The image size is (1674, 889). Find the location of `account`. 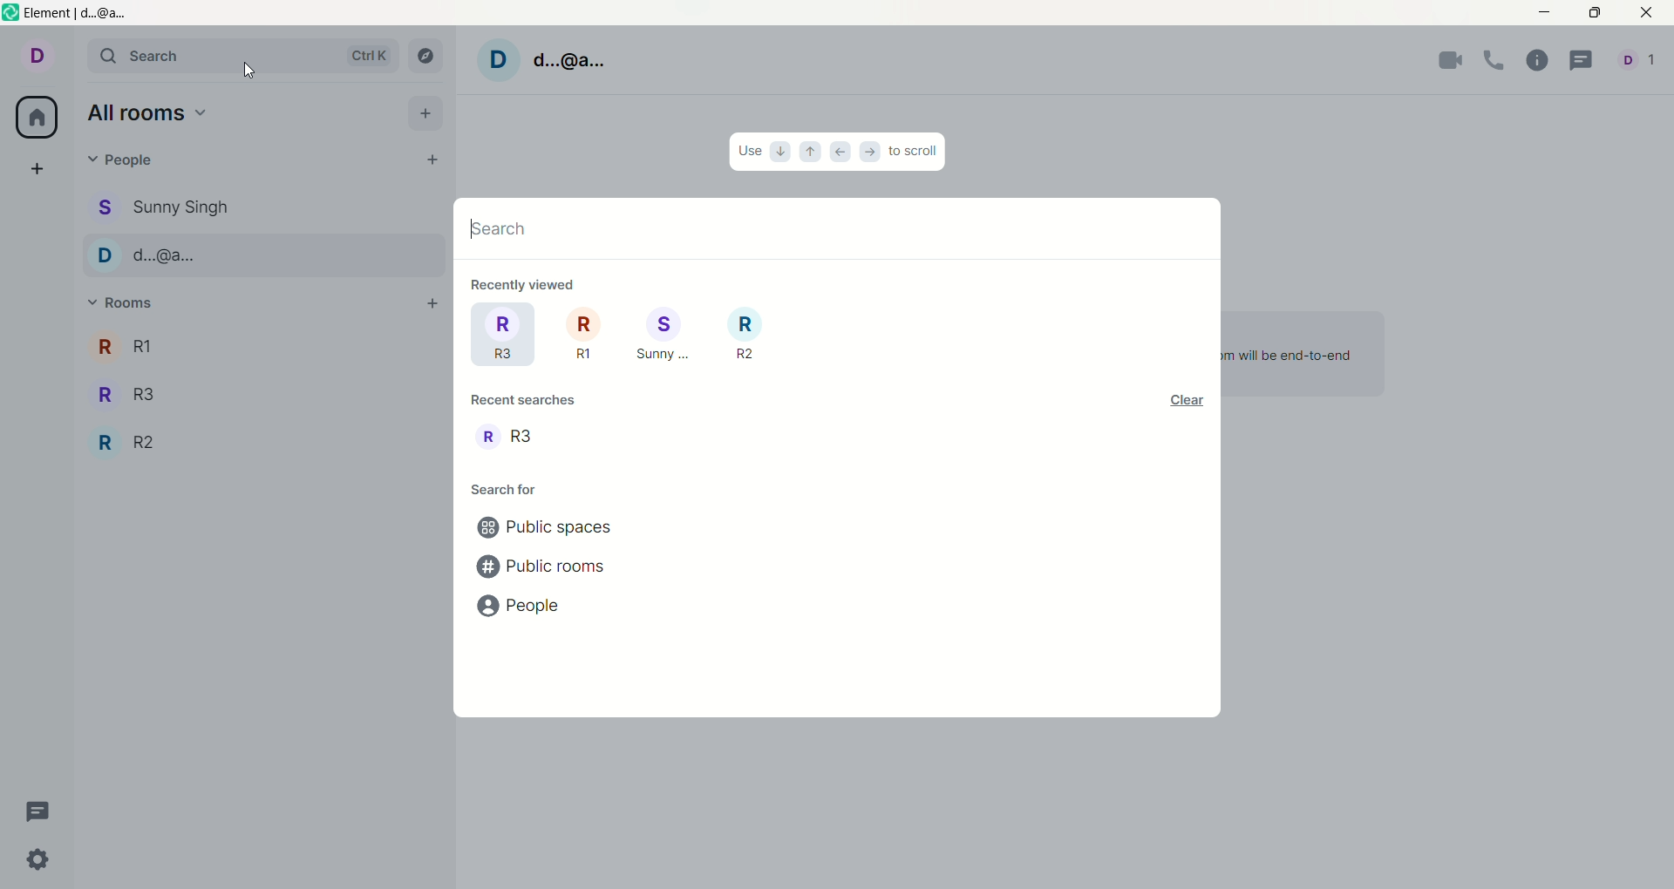

account is located at coordinates (548, 59).